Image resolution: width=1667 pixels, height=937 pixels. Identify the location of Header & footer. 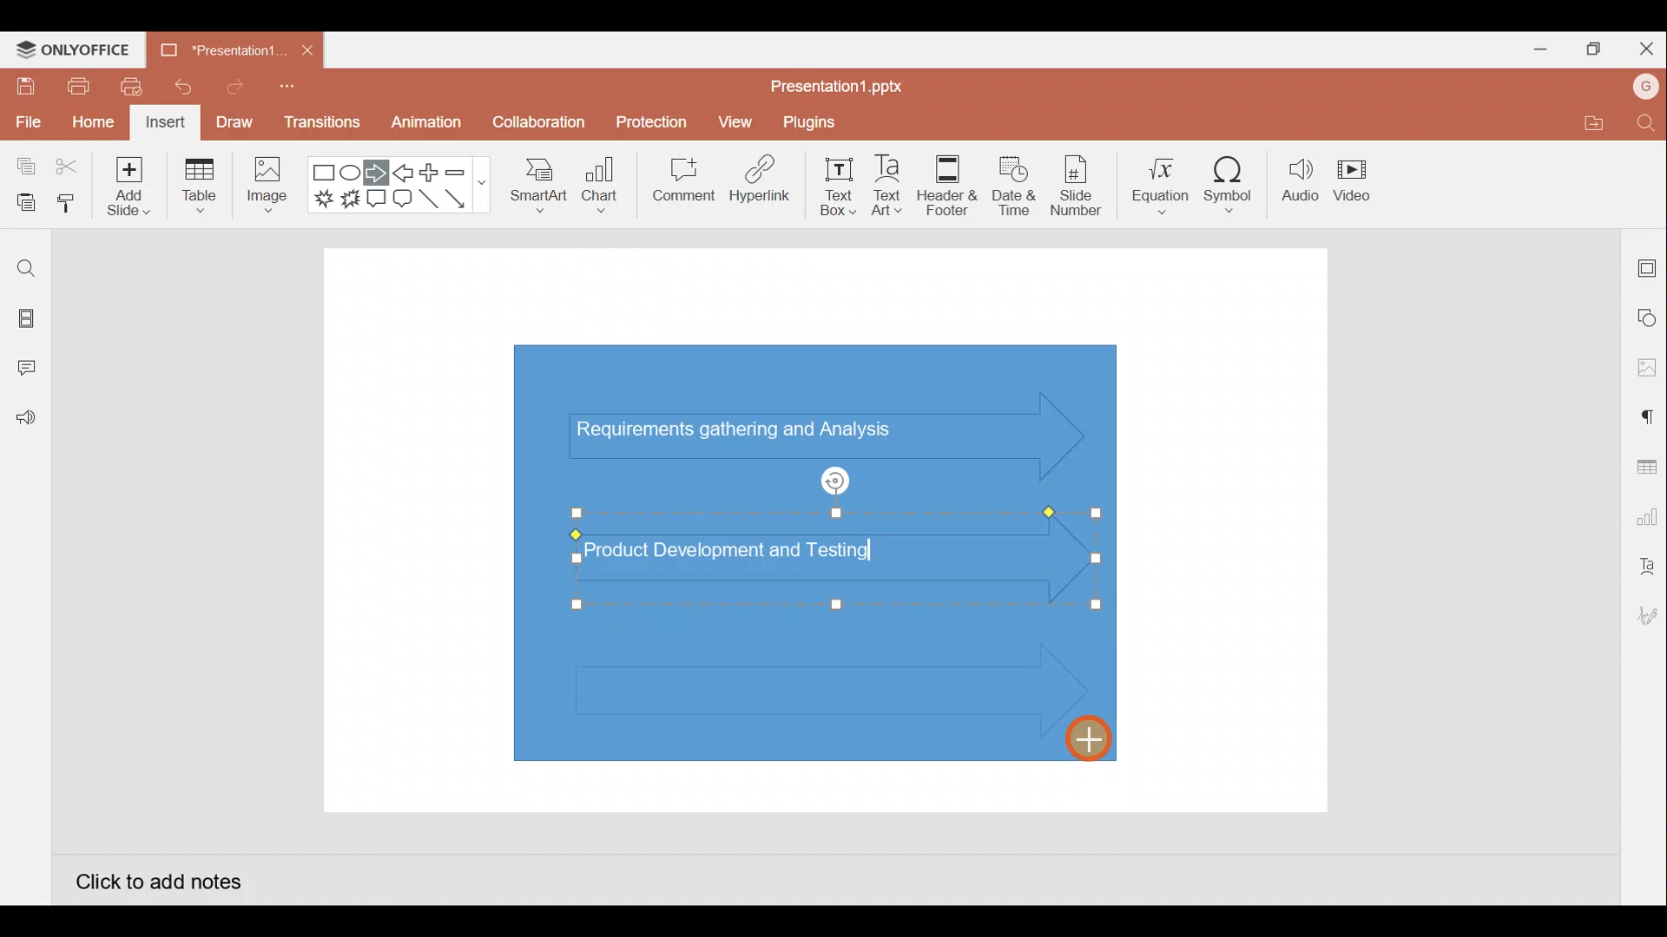
(948, 180).